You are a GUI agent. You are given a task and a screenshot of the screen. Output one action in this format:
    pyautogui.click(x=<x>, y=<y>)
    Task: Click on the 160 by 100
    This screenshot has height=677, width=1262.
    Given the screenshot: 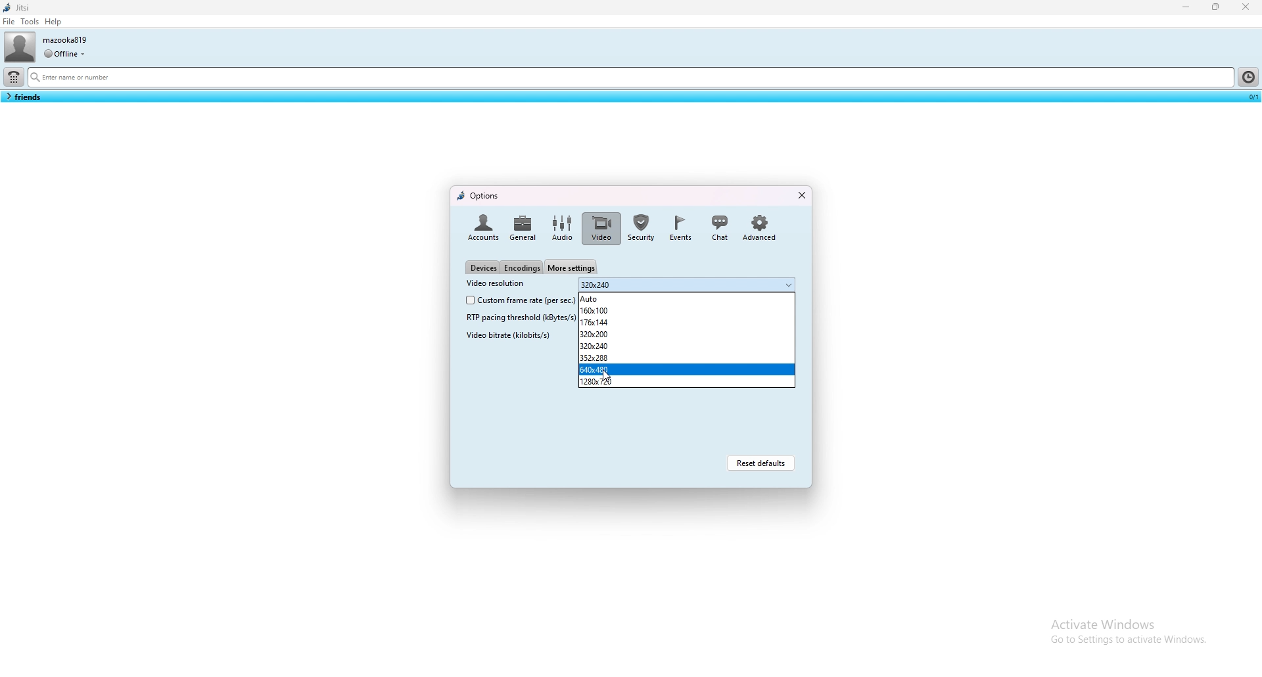 What is the action you would take?
    pyautogui.click(x=686, y=310)
    